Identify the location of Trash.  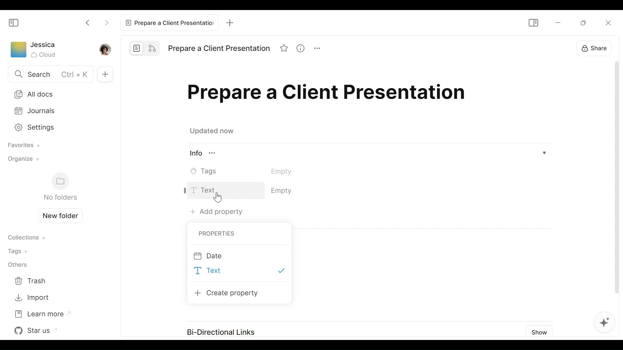
(32, 281).